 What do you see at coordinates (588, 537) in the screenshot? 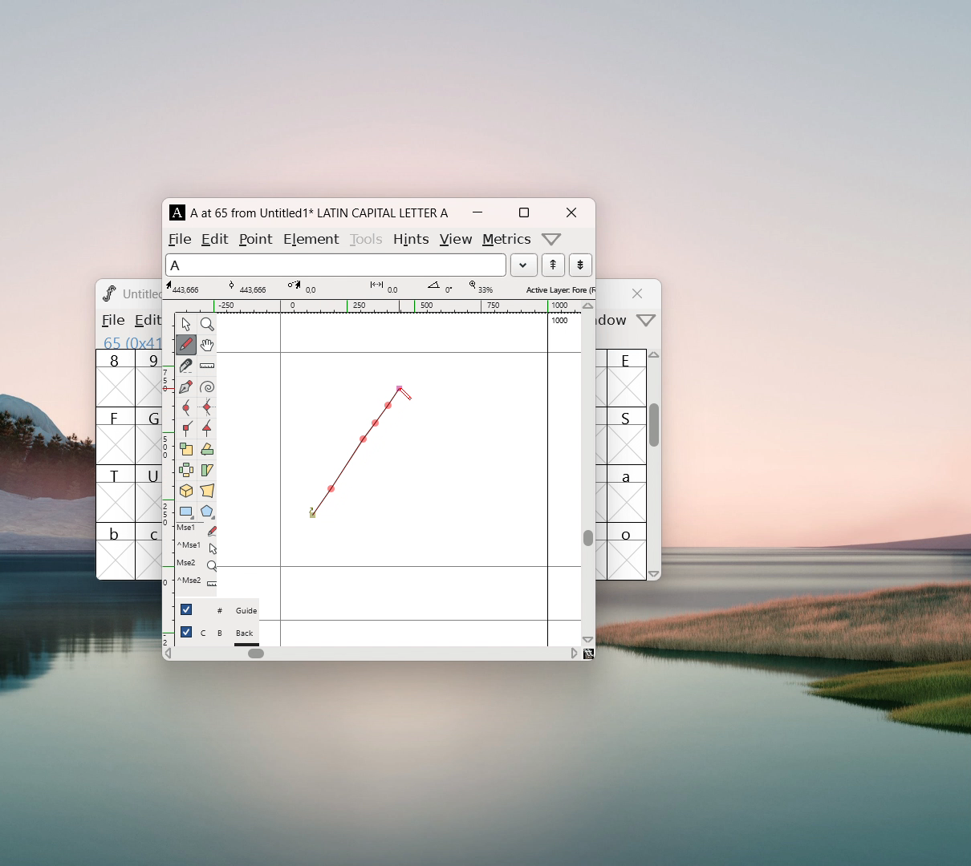
I see `scrollbar` at bounding box center [588, 537].